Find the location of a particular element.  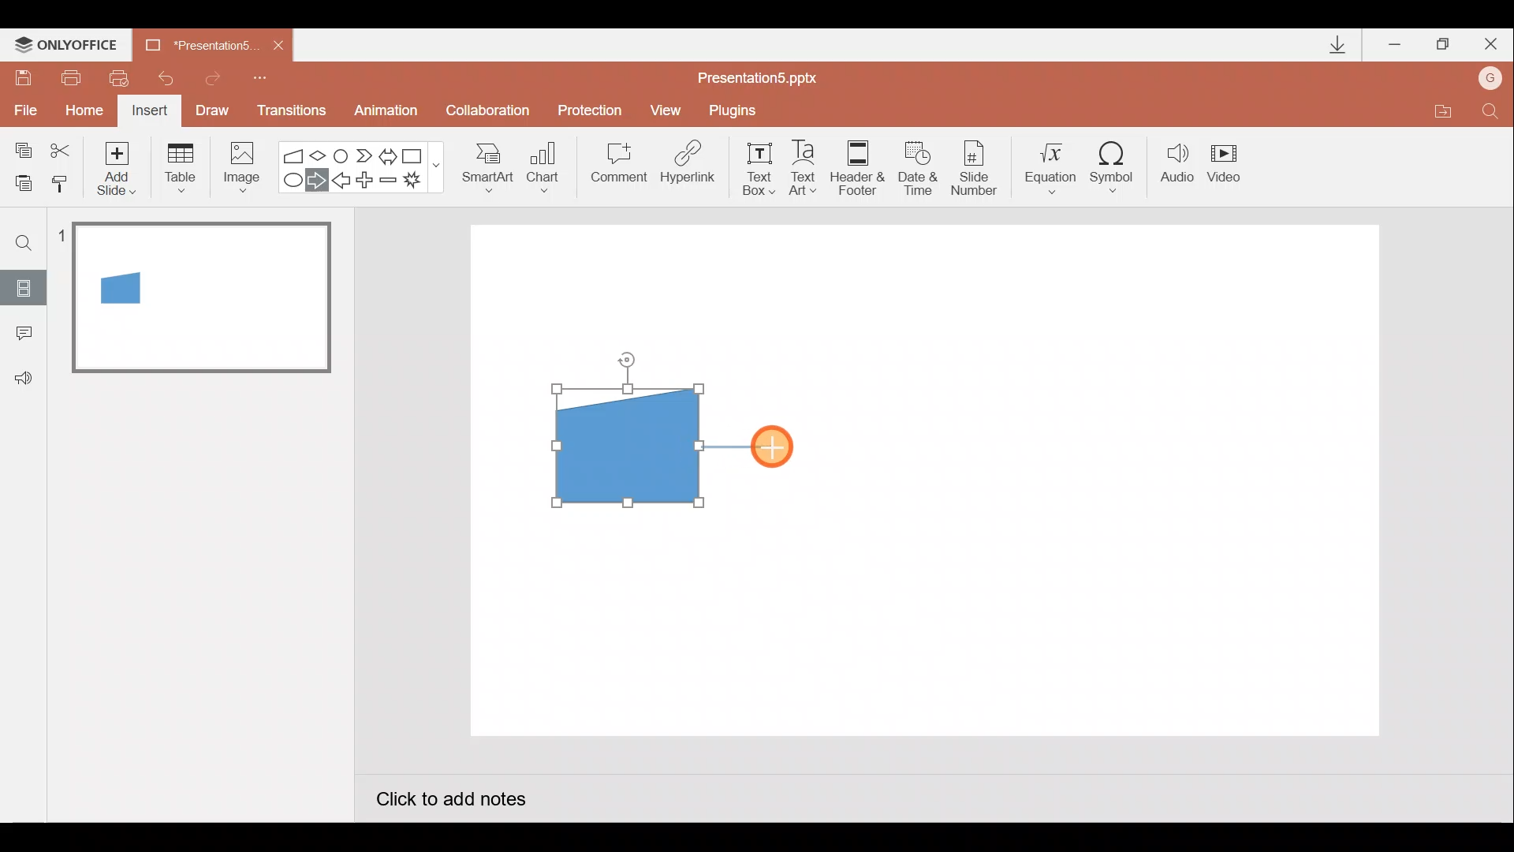

Add slide is located at coordinates (120, 165).